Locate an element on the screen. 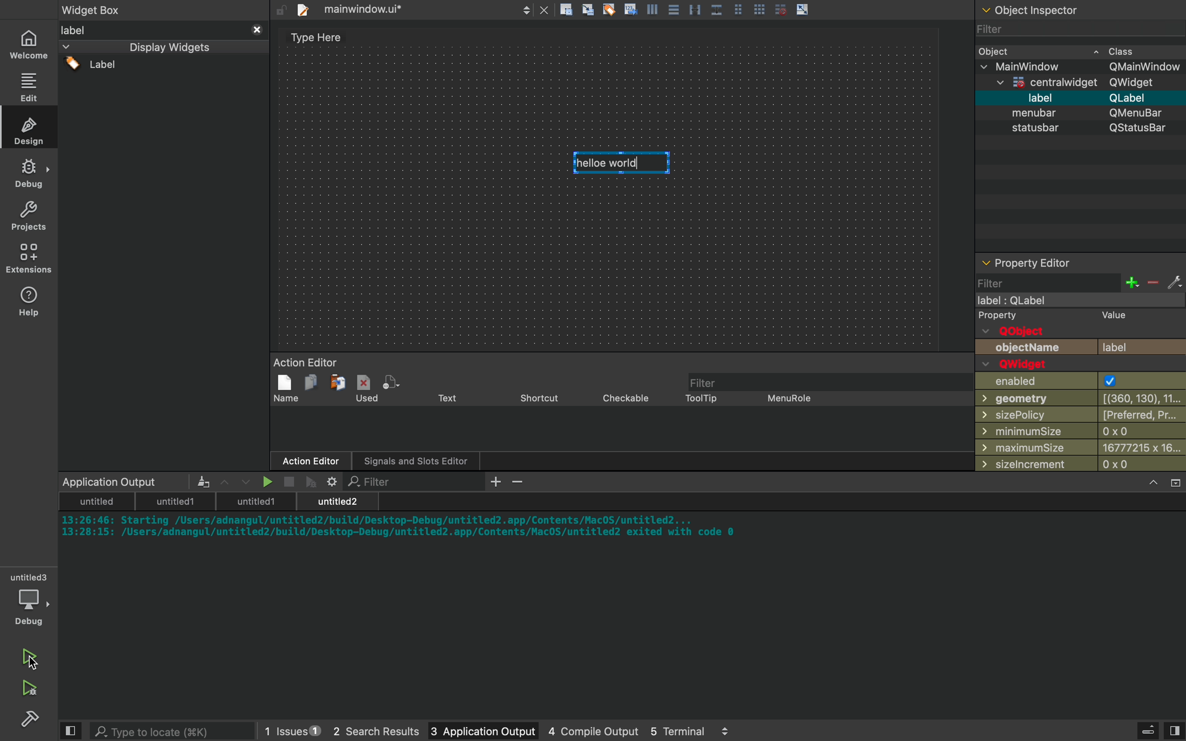 This screenshot has width=1186, height=741. Text cursor is located at coordinates (623, 164).